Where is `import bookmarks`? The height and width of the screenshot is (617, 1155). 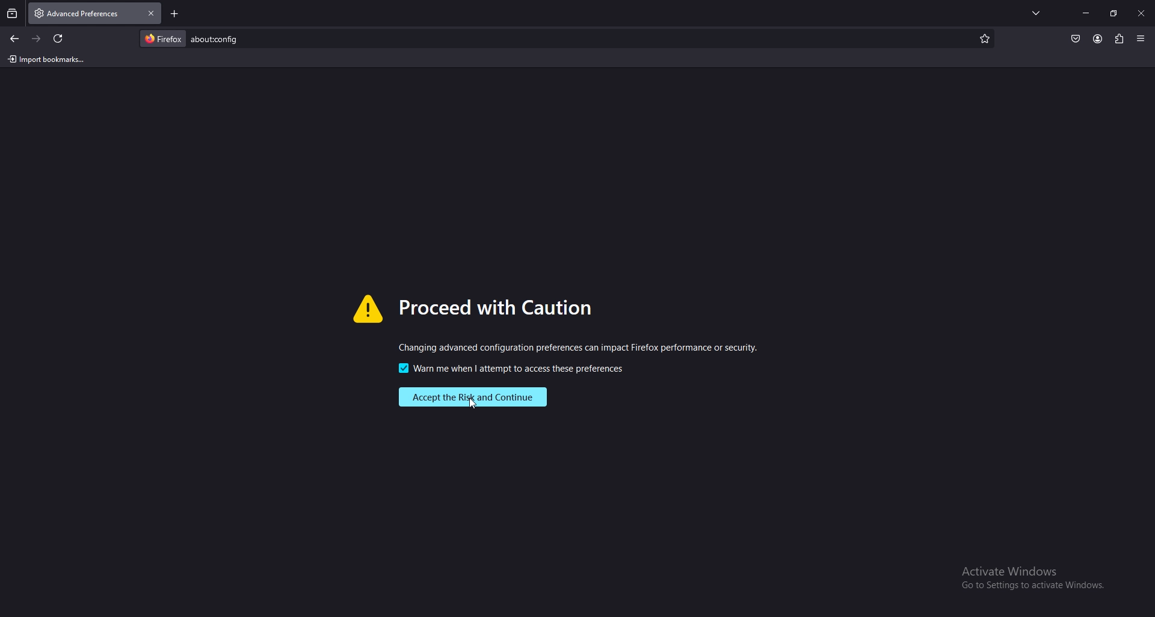 import bookmarks is located at coordinates (49, 60).